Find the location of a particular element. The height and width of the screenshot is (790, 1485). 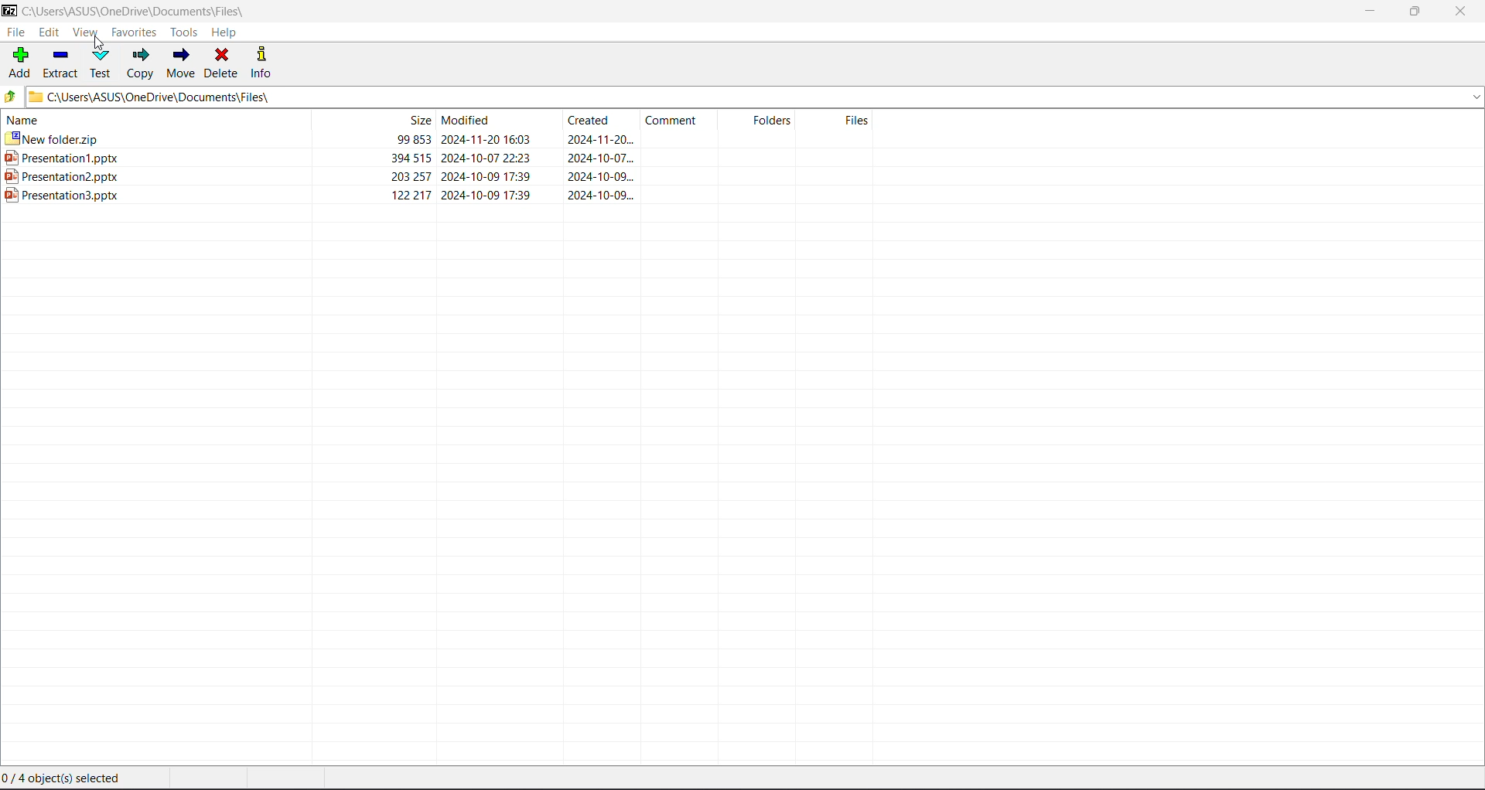

modified is located at coordinates (498, 119).